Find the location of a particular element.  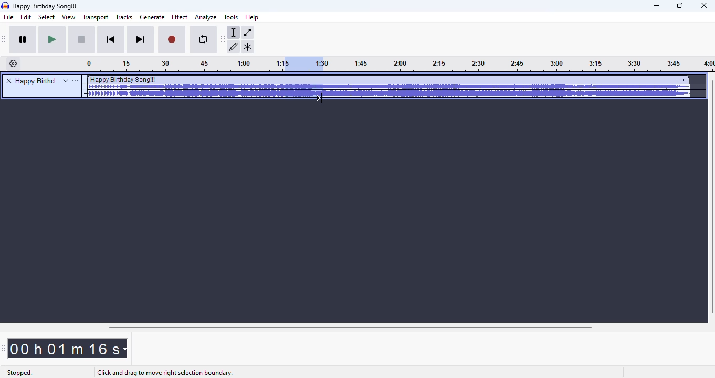

open menu is located at coordinates (76, 81).